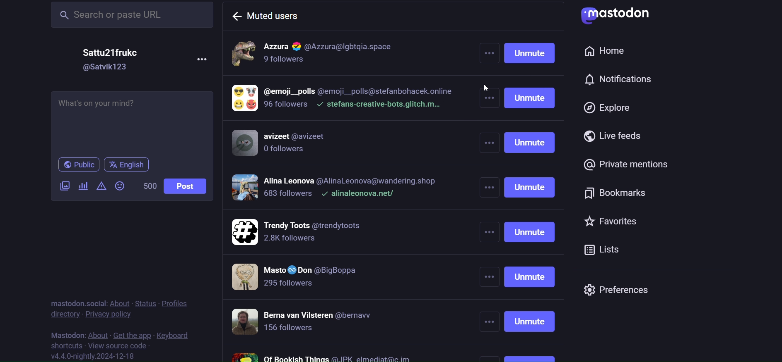 Image resolution: width=782 pixels, height=362 pixels. Describe the element at coordinates (133, 336) in the screenshot. I see `get the app` at that location.